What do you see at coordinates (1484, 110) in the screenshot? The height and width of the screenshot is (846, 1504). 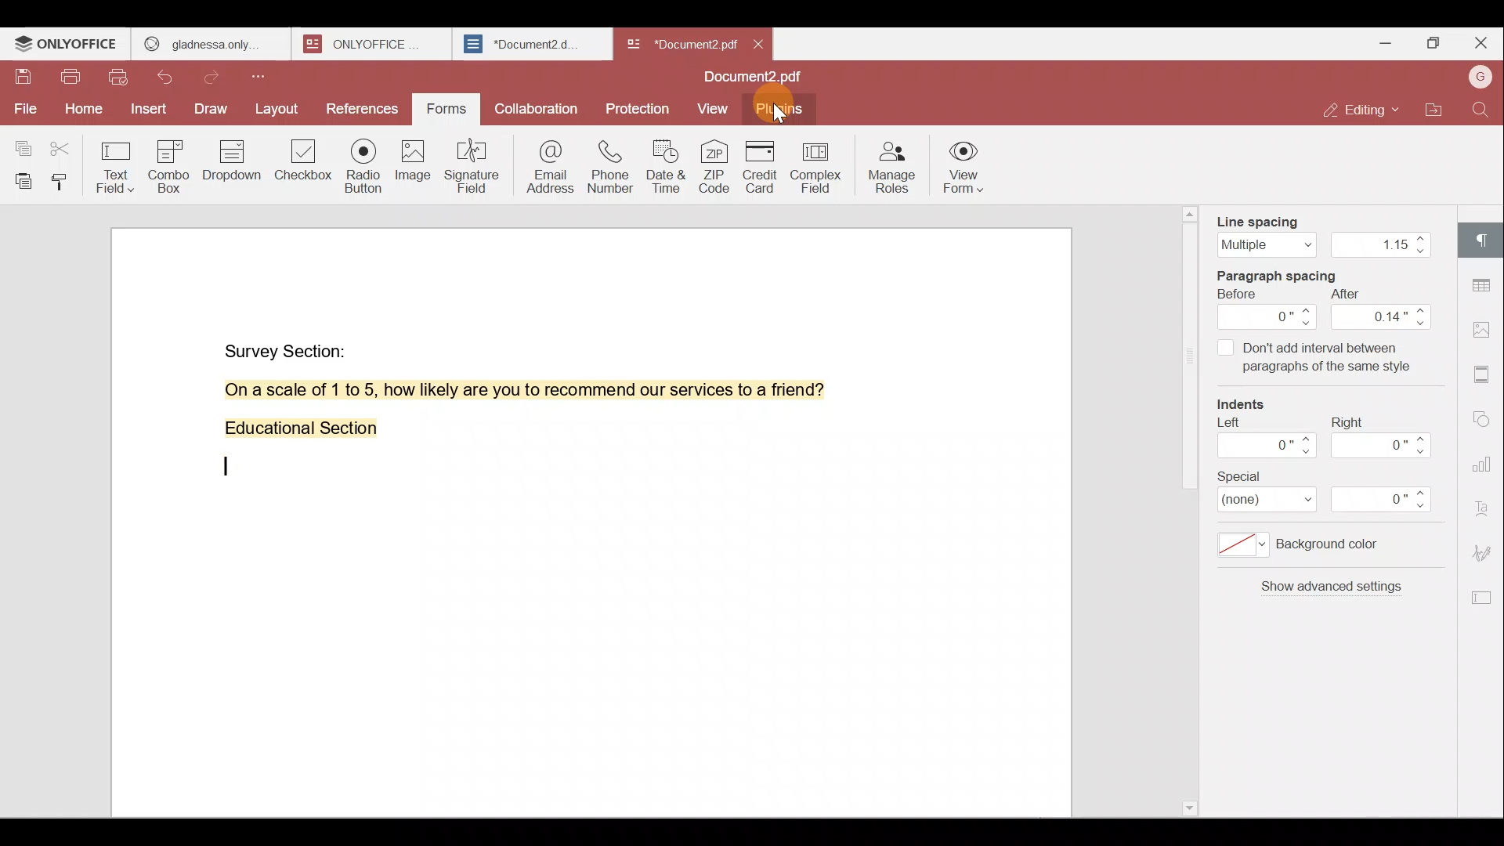 I see `Find` at bounding box center [1484, 110].